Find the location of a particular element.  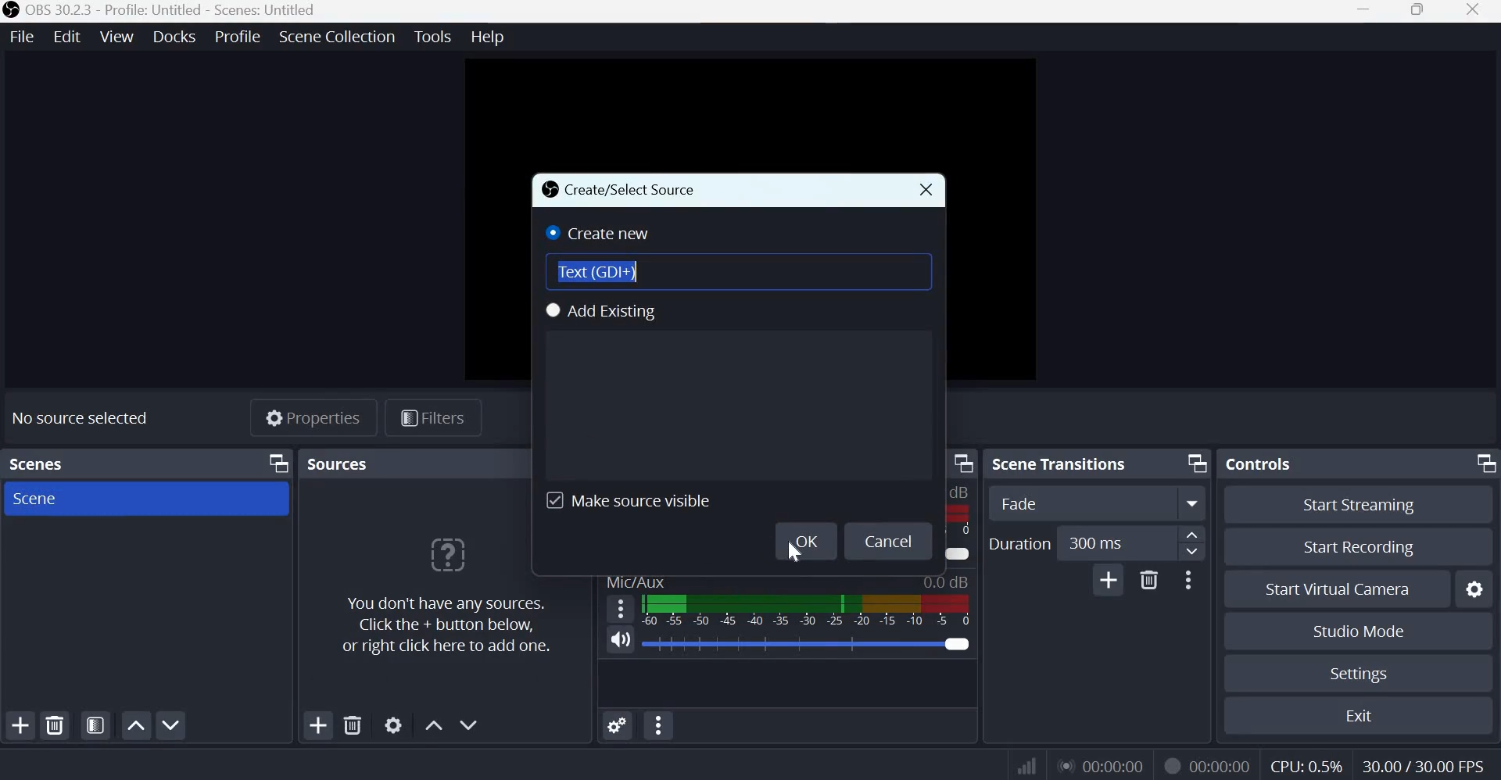

More Options is located at coordinates (1188, 579).